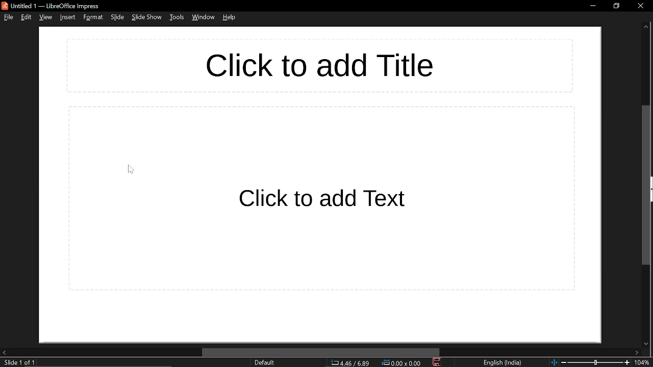 Image resolution: width=653 pixels, height=367 pixels. I want to click on co-ordinate, so click(349, 363).